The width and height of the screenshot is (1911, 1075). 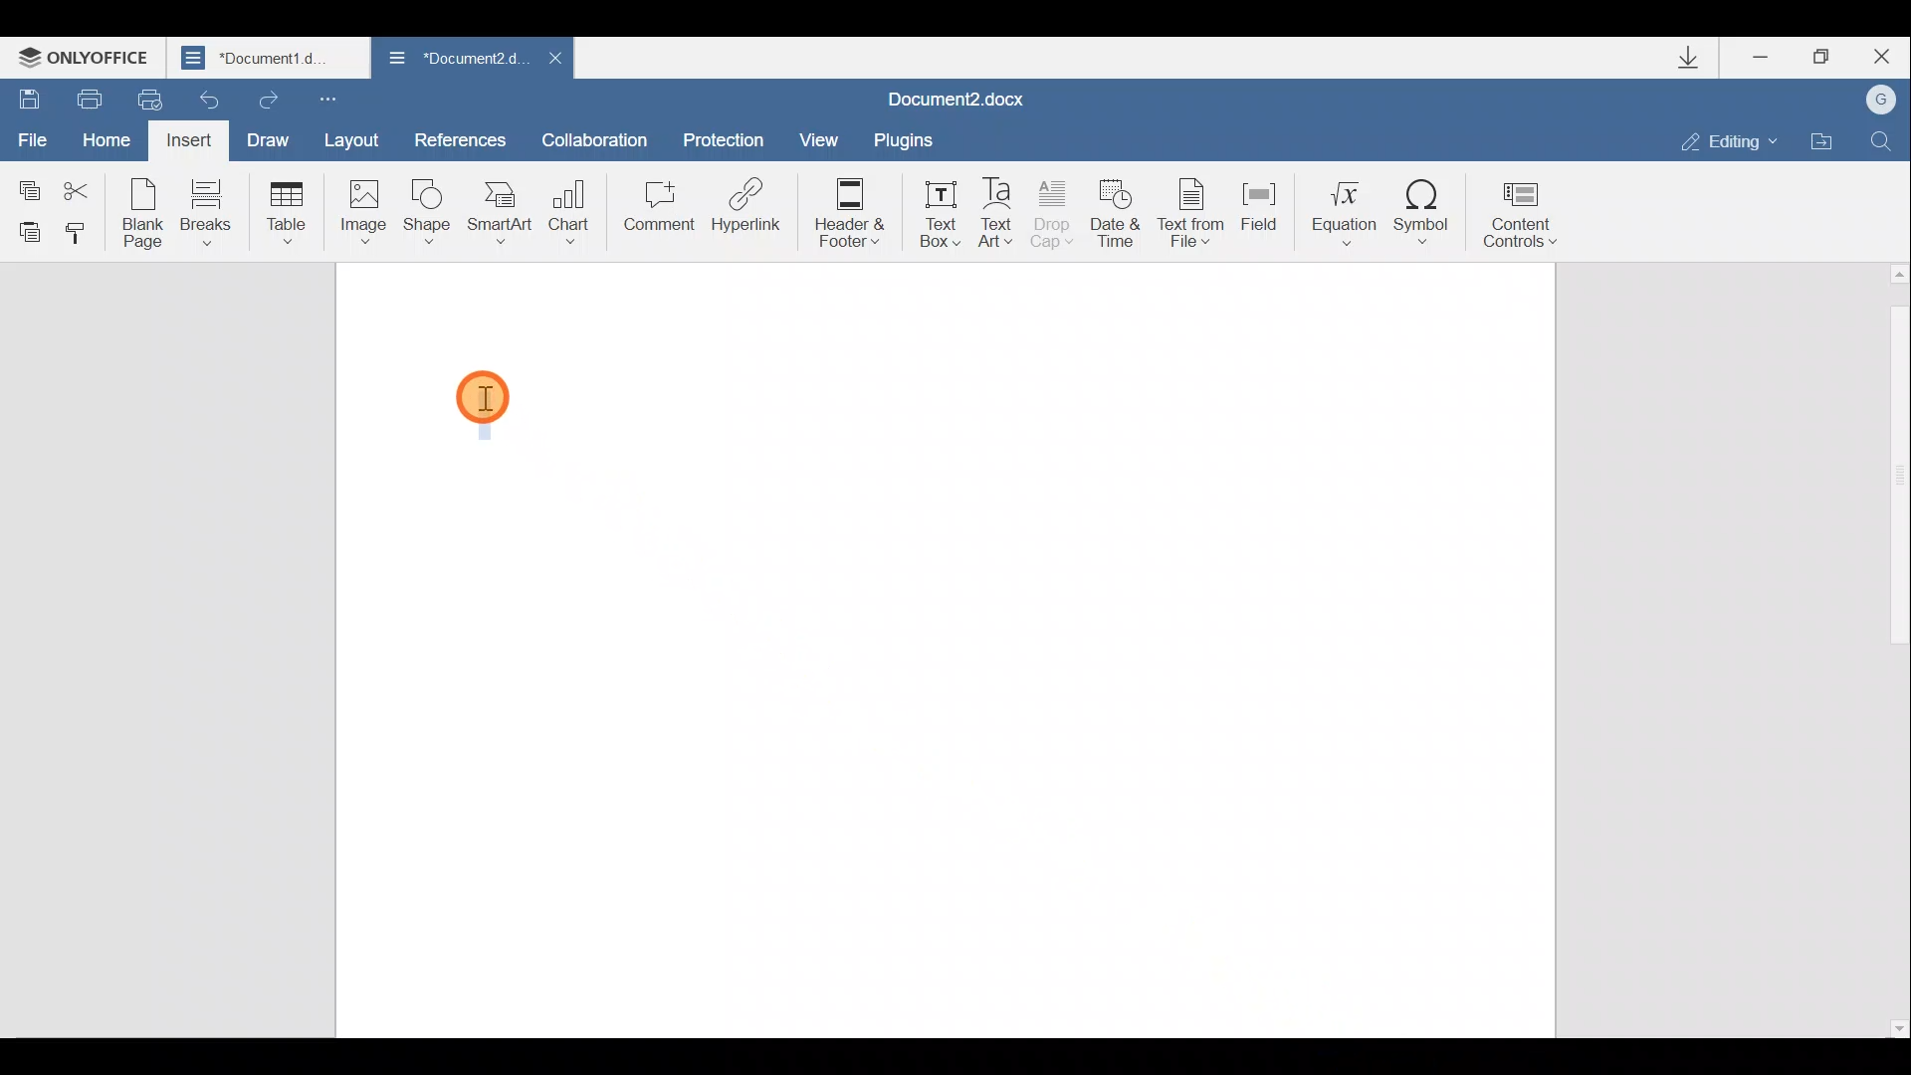 What do you see at coordinates (28, 93) in the screenshot?
I see `Save` at bounding box center [28, 93].